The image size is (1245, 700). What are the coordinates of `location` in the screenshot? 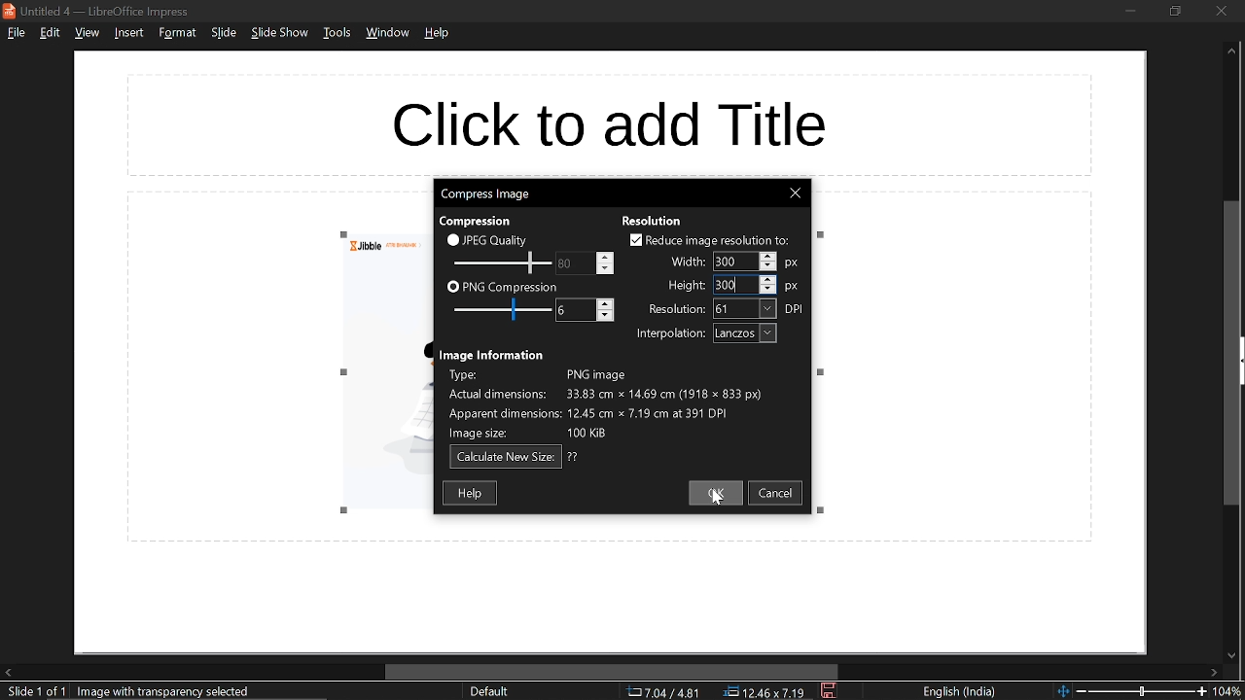 It's located at (767, 692).